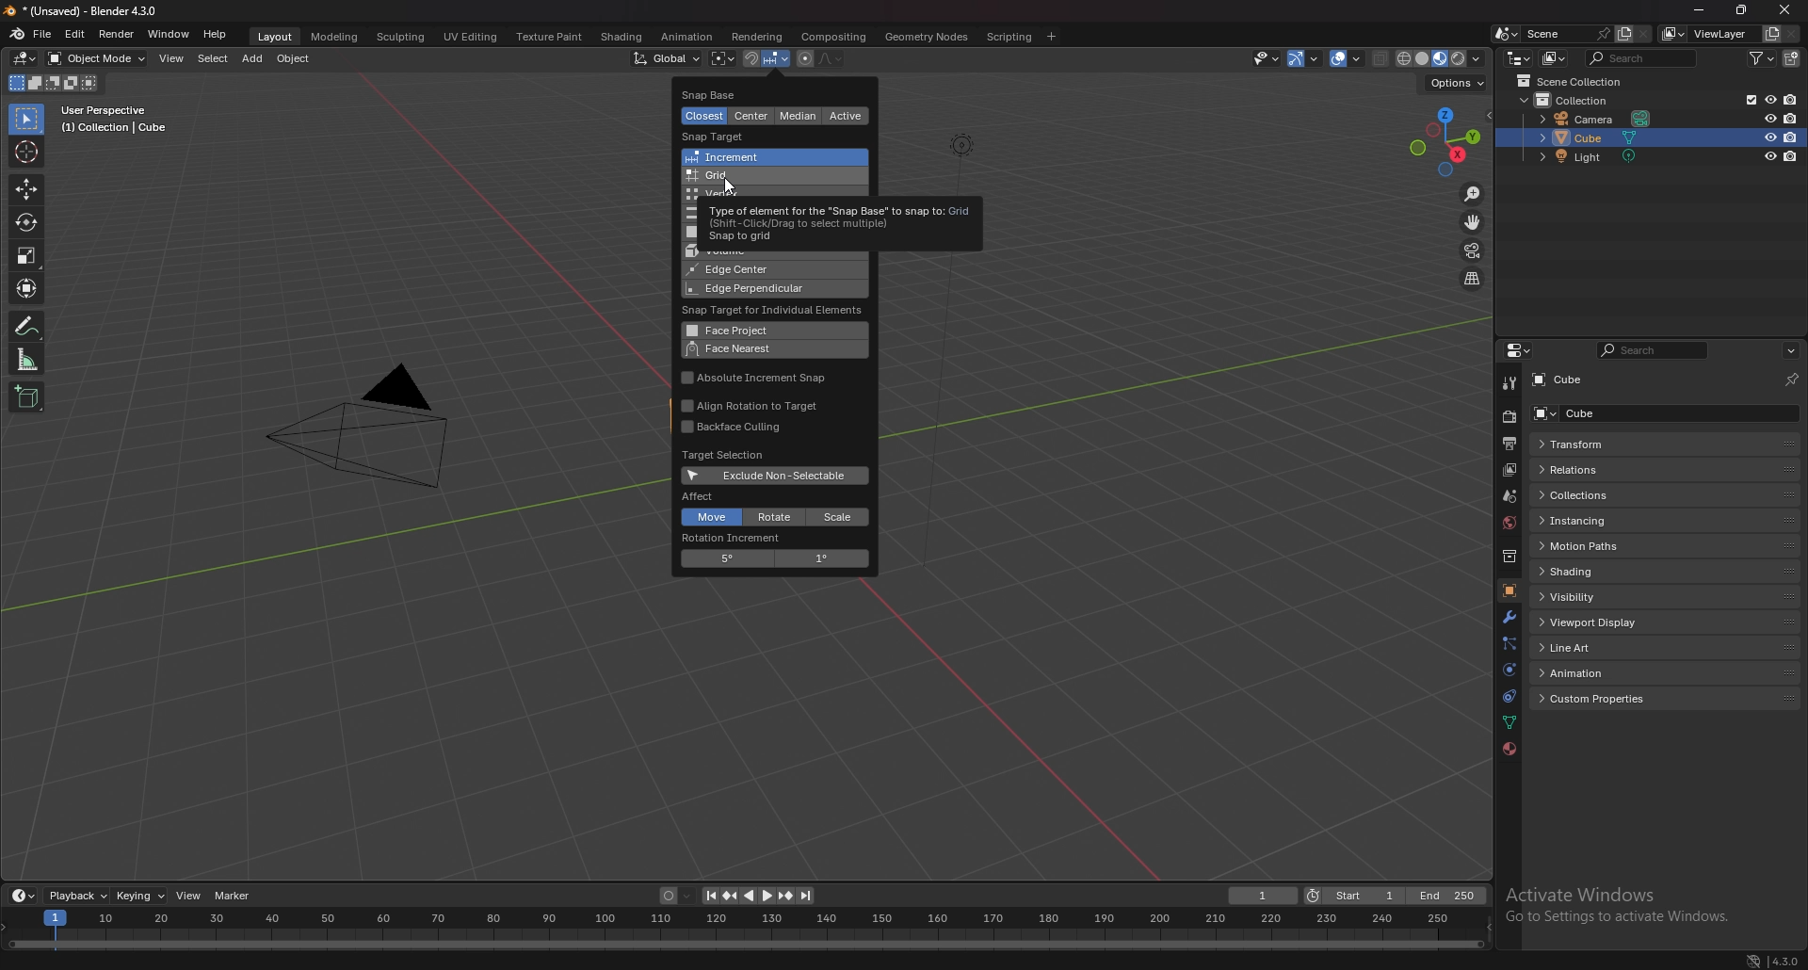 Image resolution: width=1808 pixels, height=970 pixels. What do you see at coordinates (1511, 721) in the screenshot?
I see `data` at bounding box center [1511, 721].